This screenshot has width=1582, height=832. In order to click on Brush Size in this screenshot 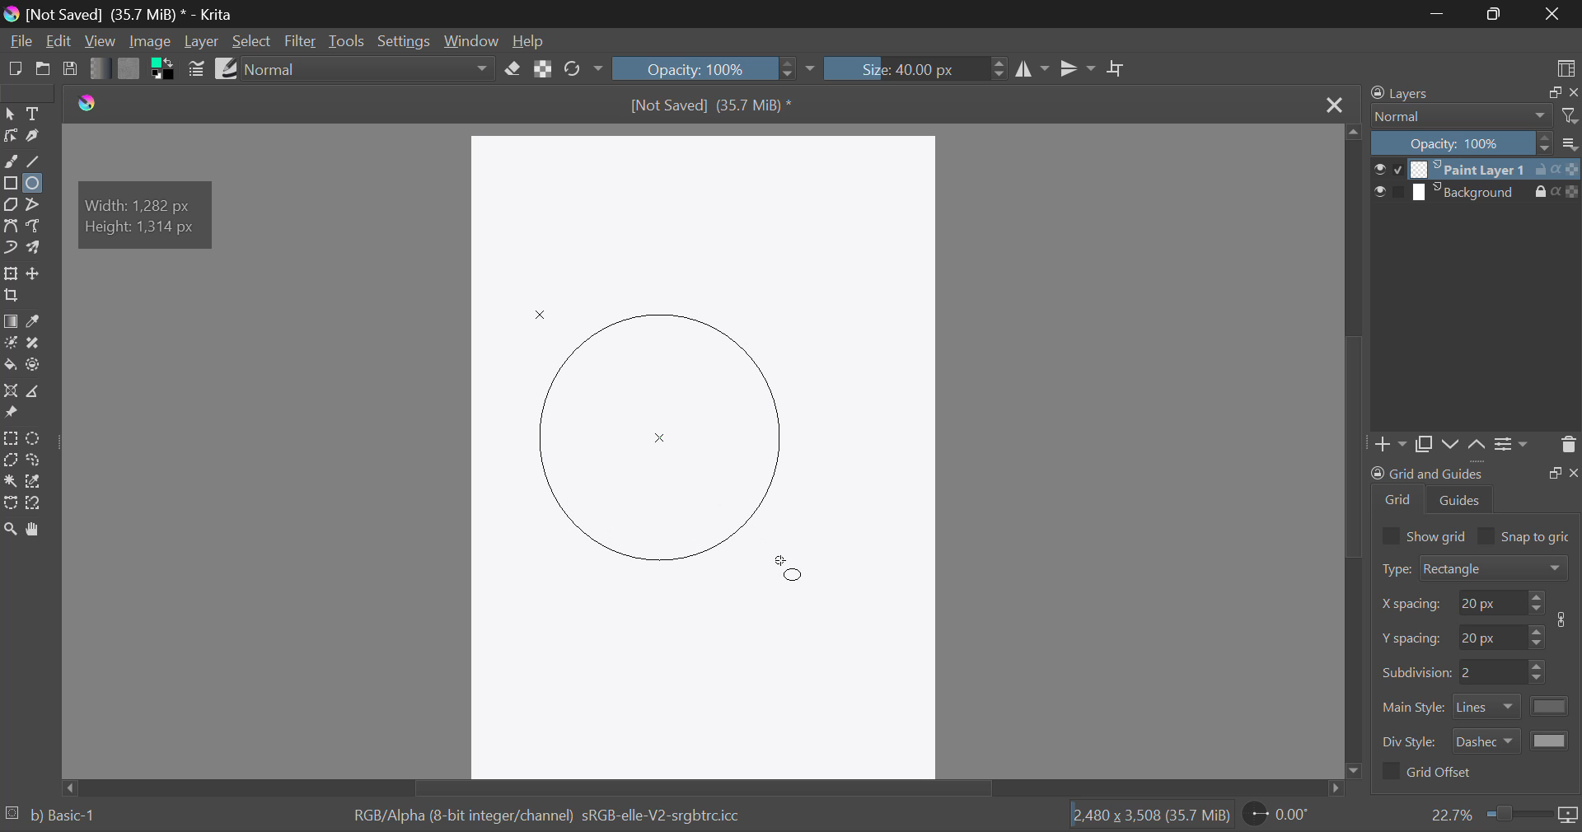, I will do `click(914, 68)`.